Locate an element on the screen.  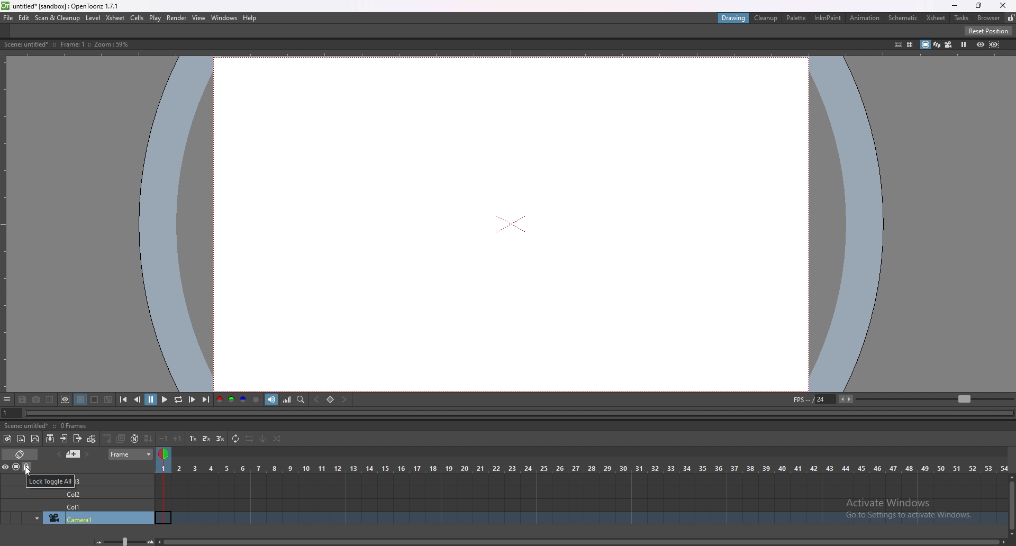
black background is located at coordinates (80, 399).